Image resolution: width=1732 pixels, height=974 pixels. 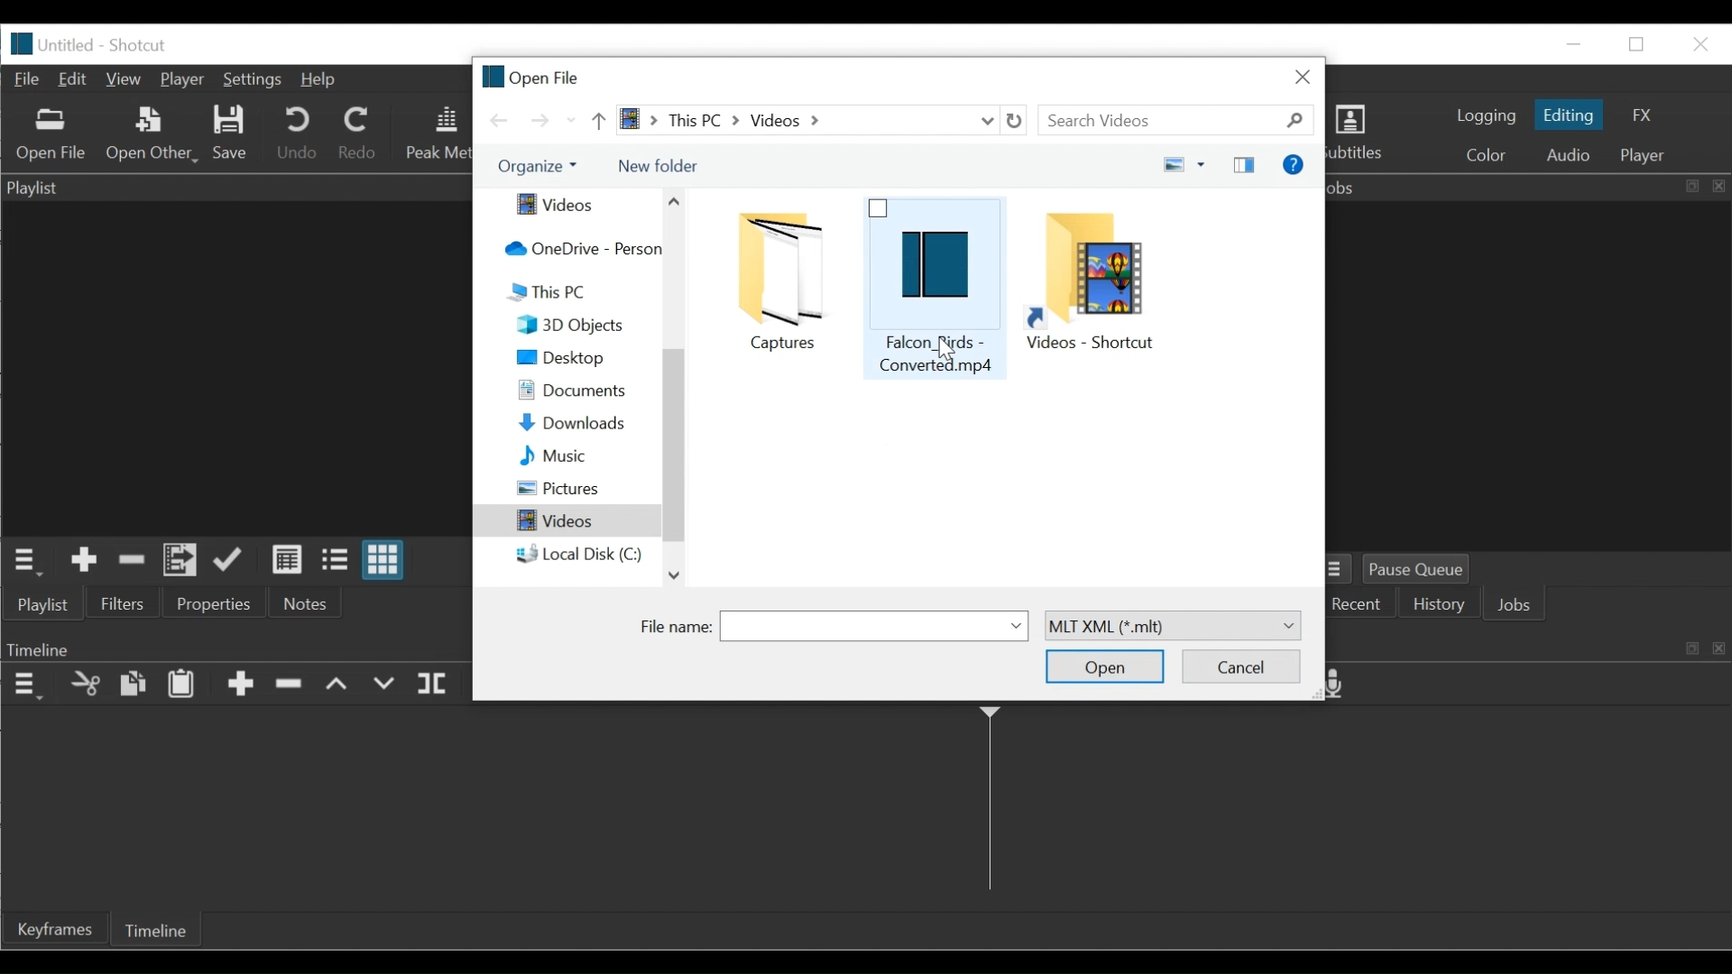 What do you see at coordinates (935, 291) in the screenshot?
I see `Falcon_birds - converted` at bounding box center [935, 291].